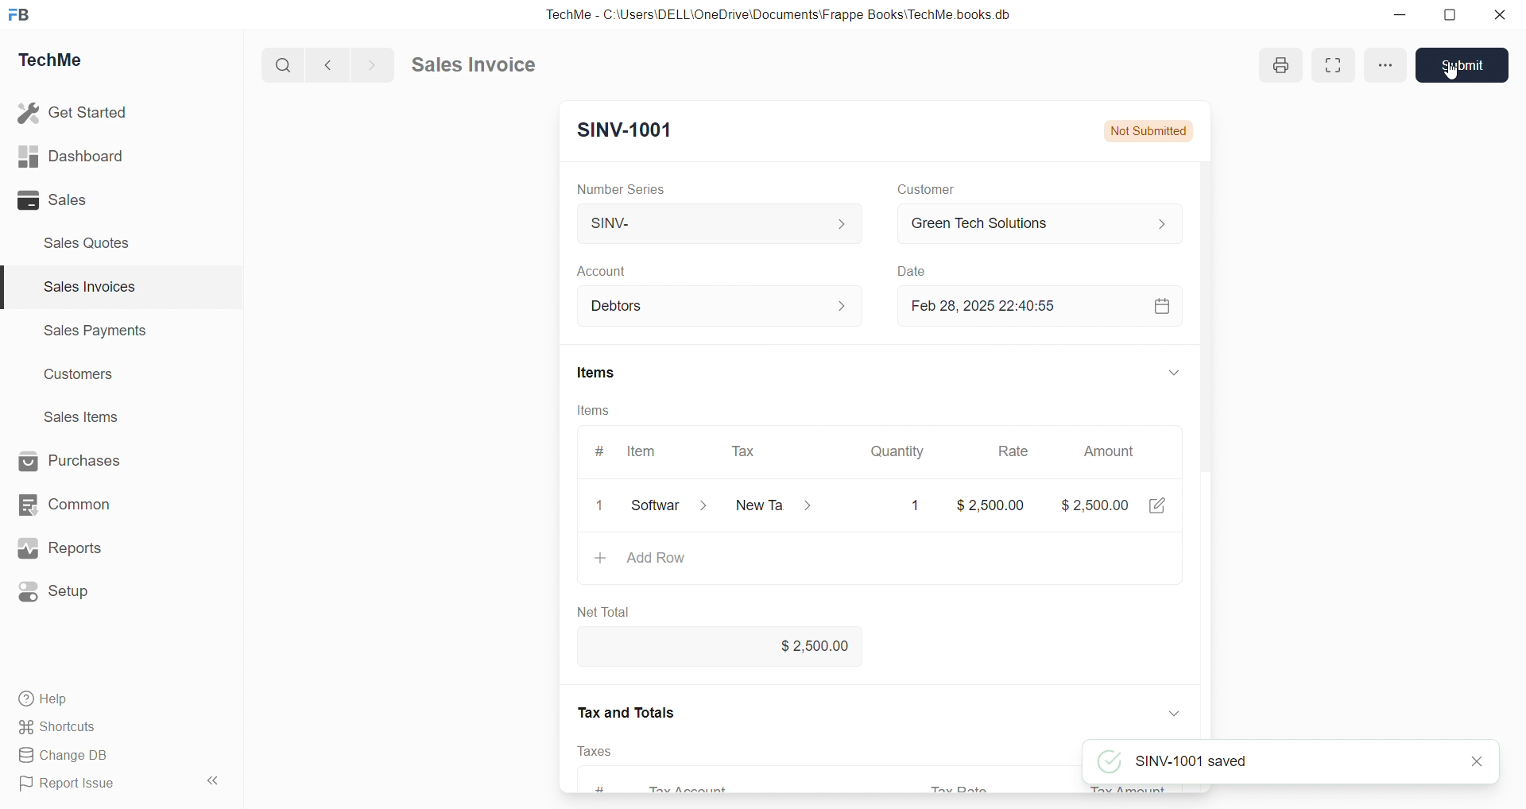 This screenshot has height=809, width=1526. Describe the element at coordinates (775, 505) in the screenshot. I see `New Ta` at that location.